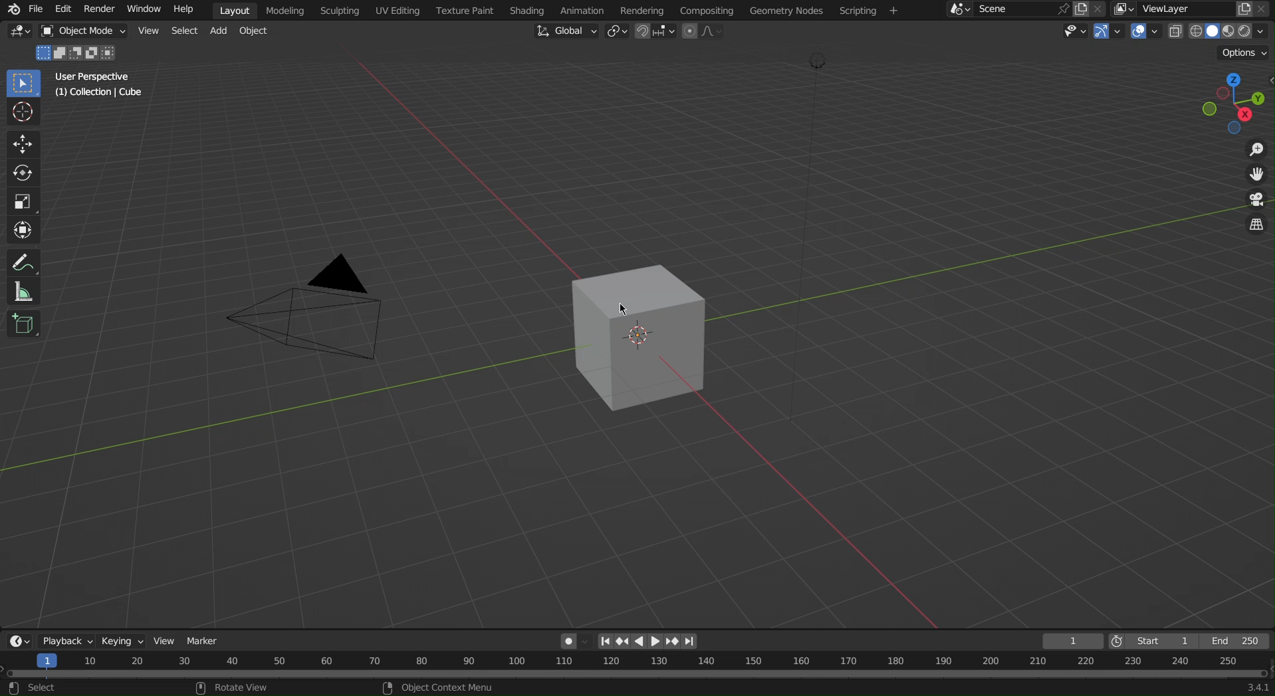 The image size is (1275, 696). Describe the element at coordinates (1193, 9) in the screenshot. I see `ViewLayer` at that location.